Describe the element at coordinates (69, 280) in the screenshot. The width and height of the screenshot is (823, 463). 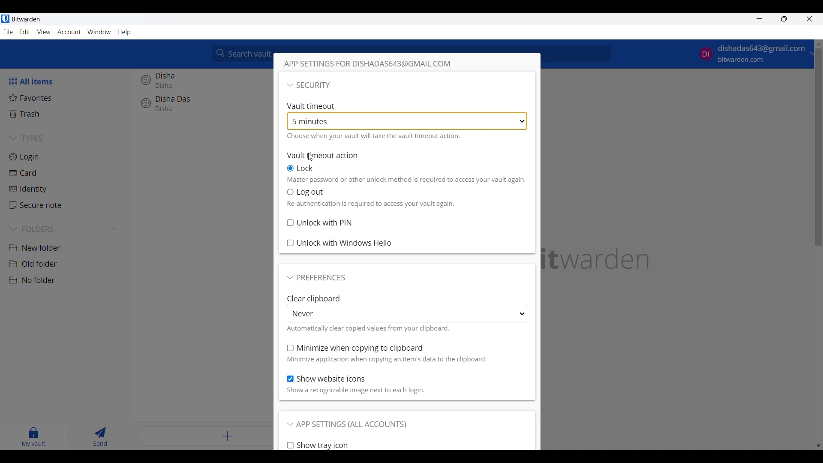
I see `No folder` at that location.